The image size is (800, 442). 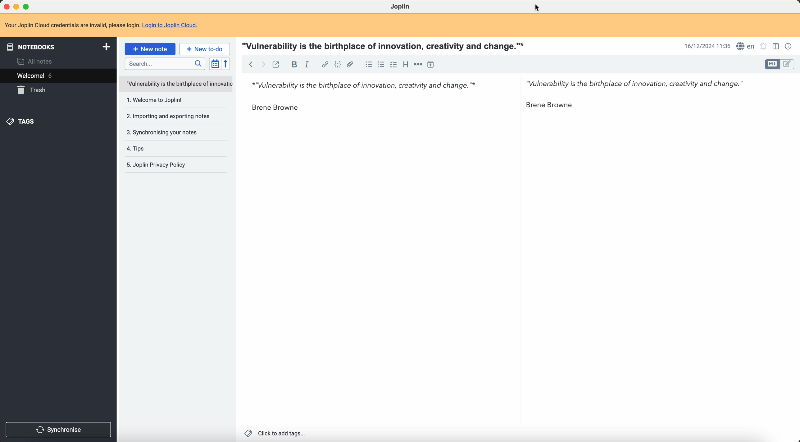 I want to click on set alarm, so click(x=765, y=47).